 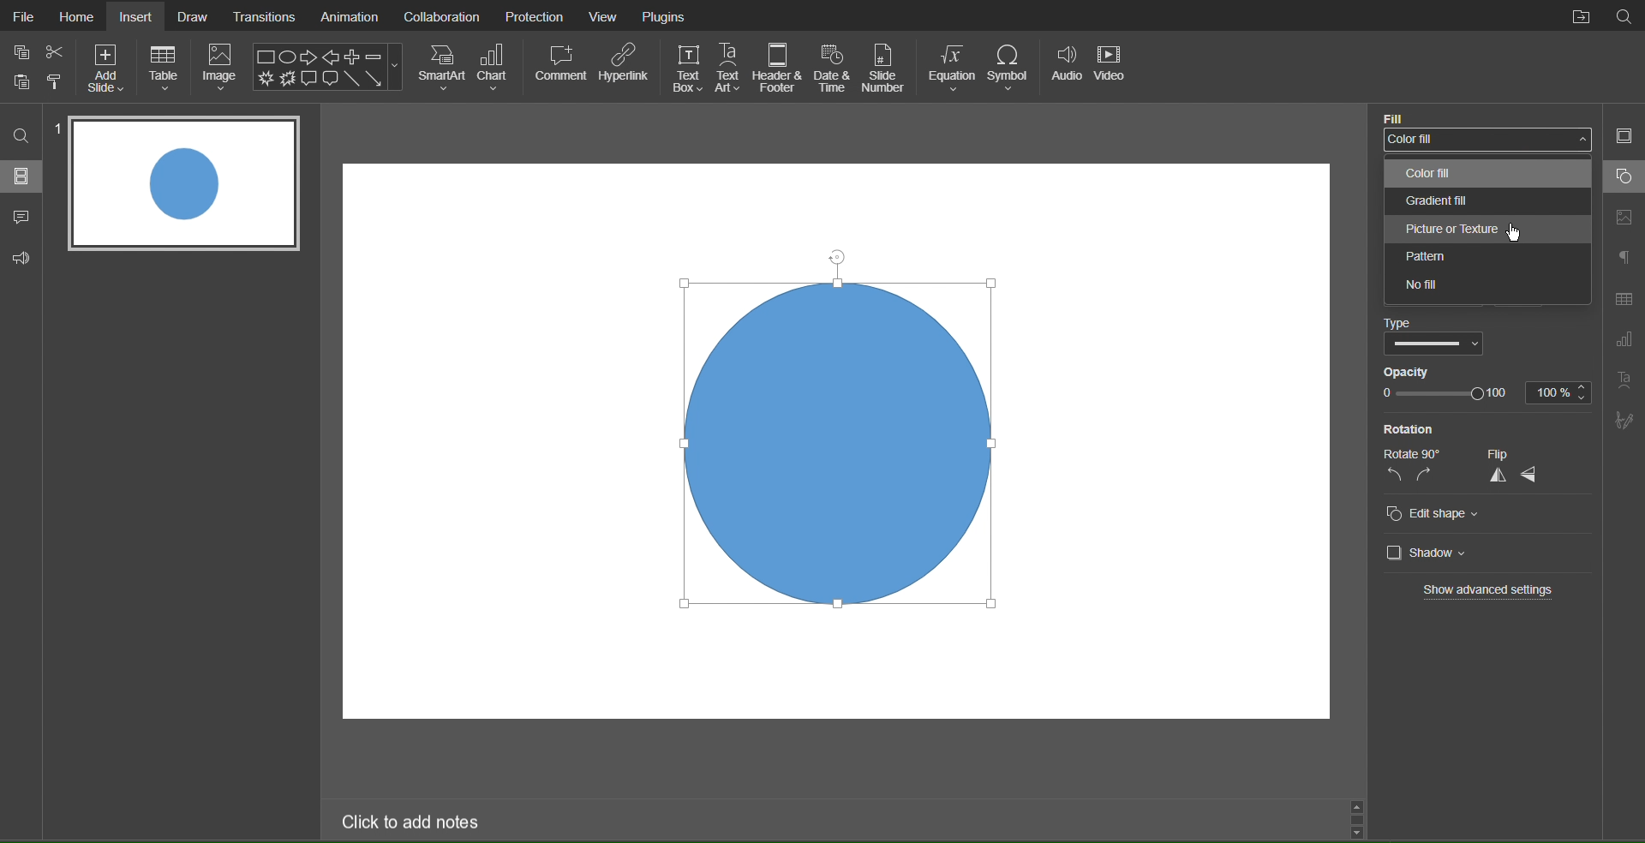 I want to click on Add Slide, so click(x=105, y=68).